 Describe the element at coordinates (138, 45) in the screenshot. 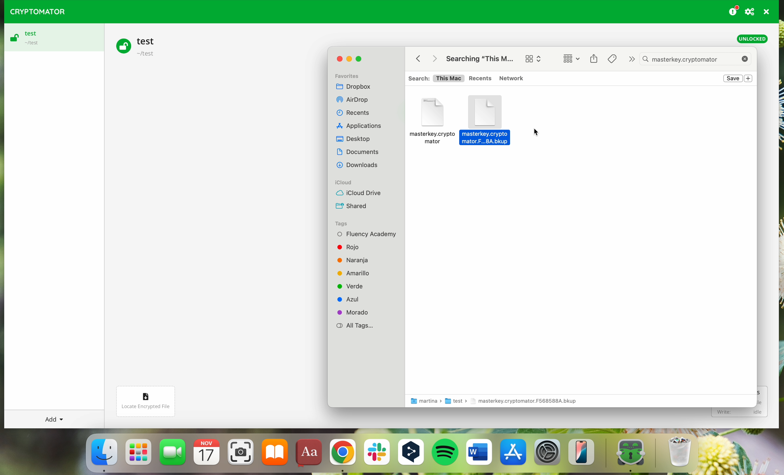

I see `test vault` at that location.